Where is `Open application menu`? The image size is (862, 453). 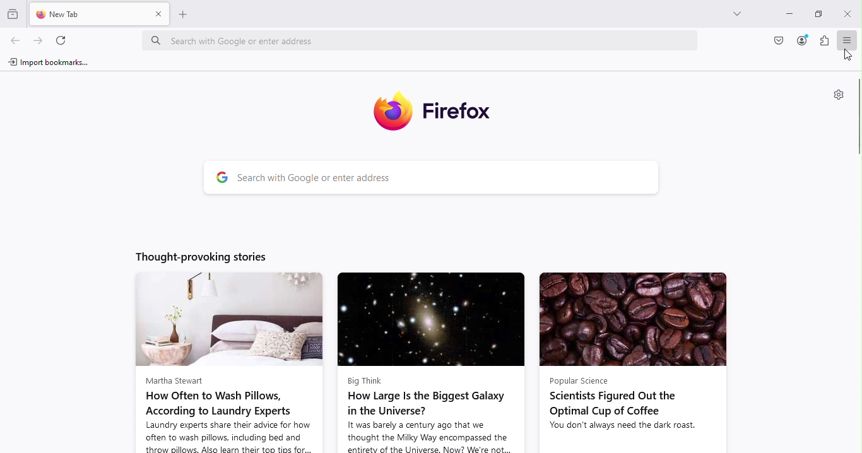 Open application menu is located at coordinates (845, 39).